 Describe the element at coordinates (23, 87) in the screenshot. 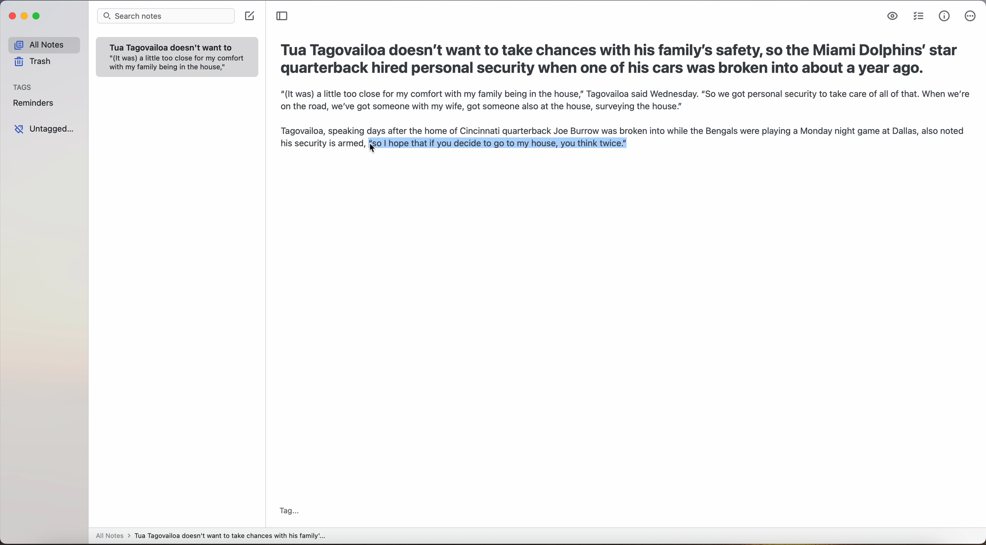

I see `tags` at that location.